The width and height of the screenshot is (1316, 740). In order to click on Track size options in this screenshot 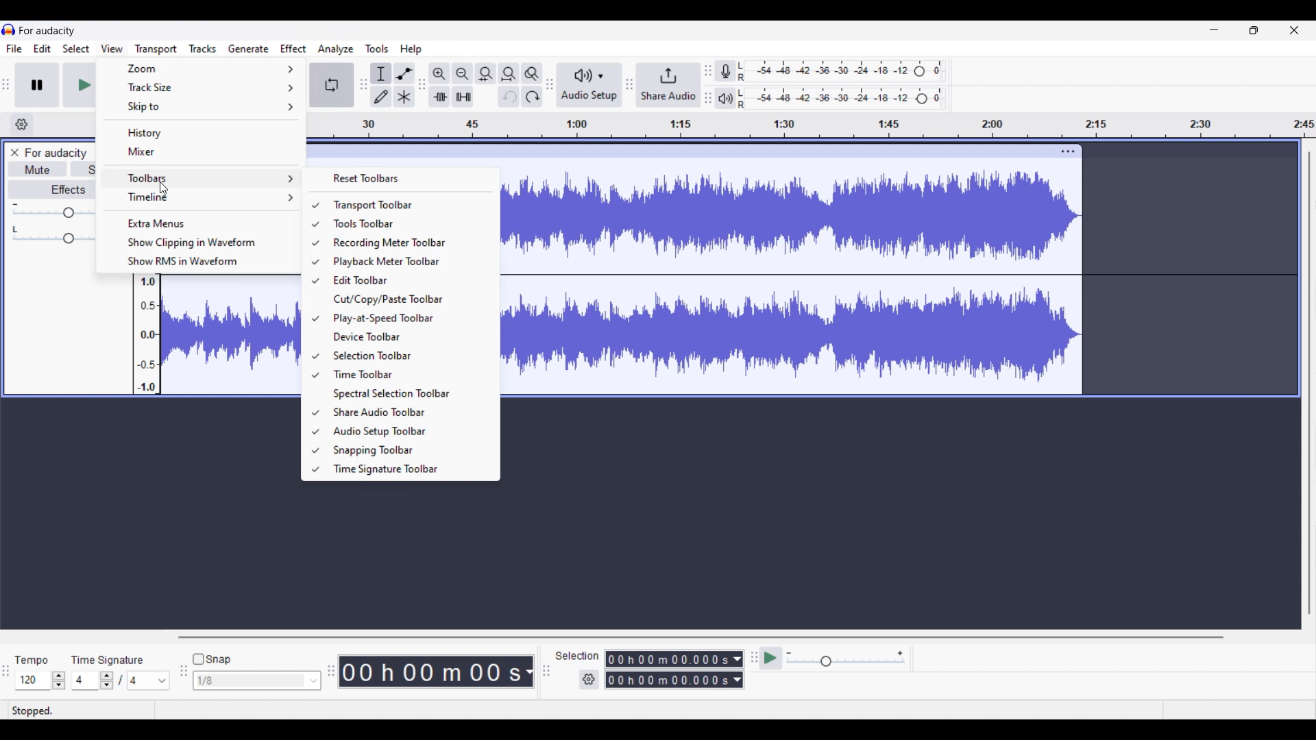, I will do `click(202, 87)`.